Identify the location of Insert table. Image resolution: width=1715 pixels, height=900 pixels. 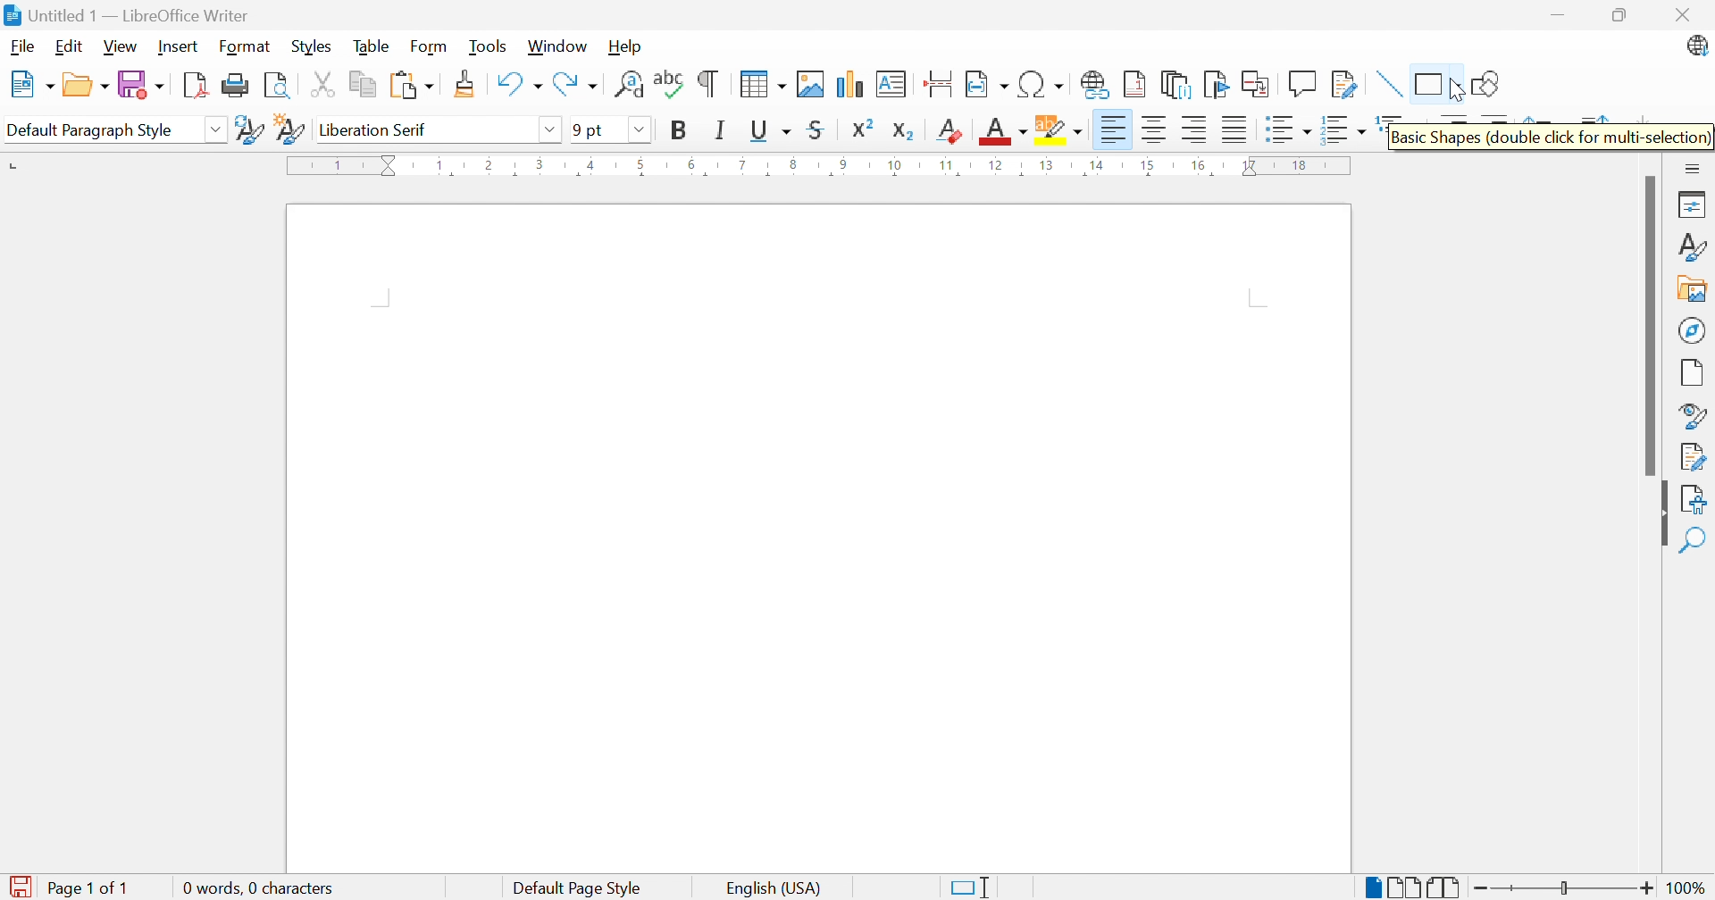
(765, 84).